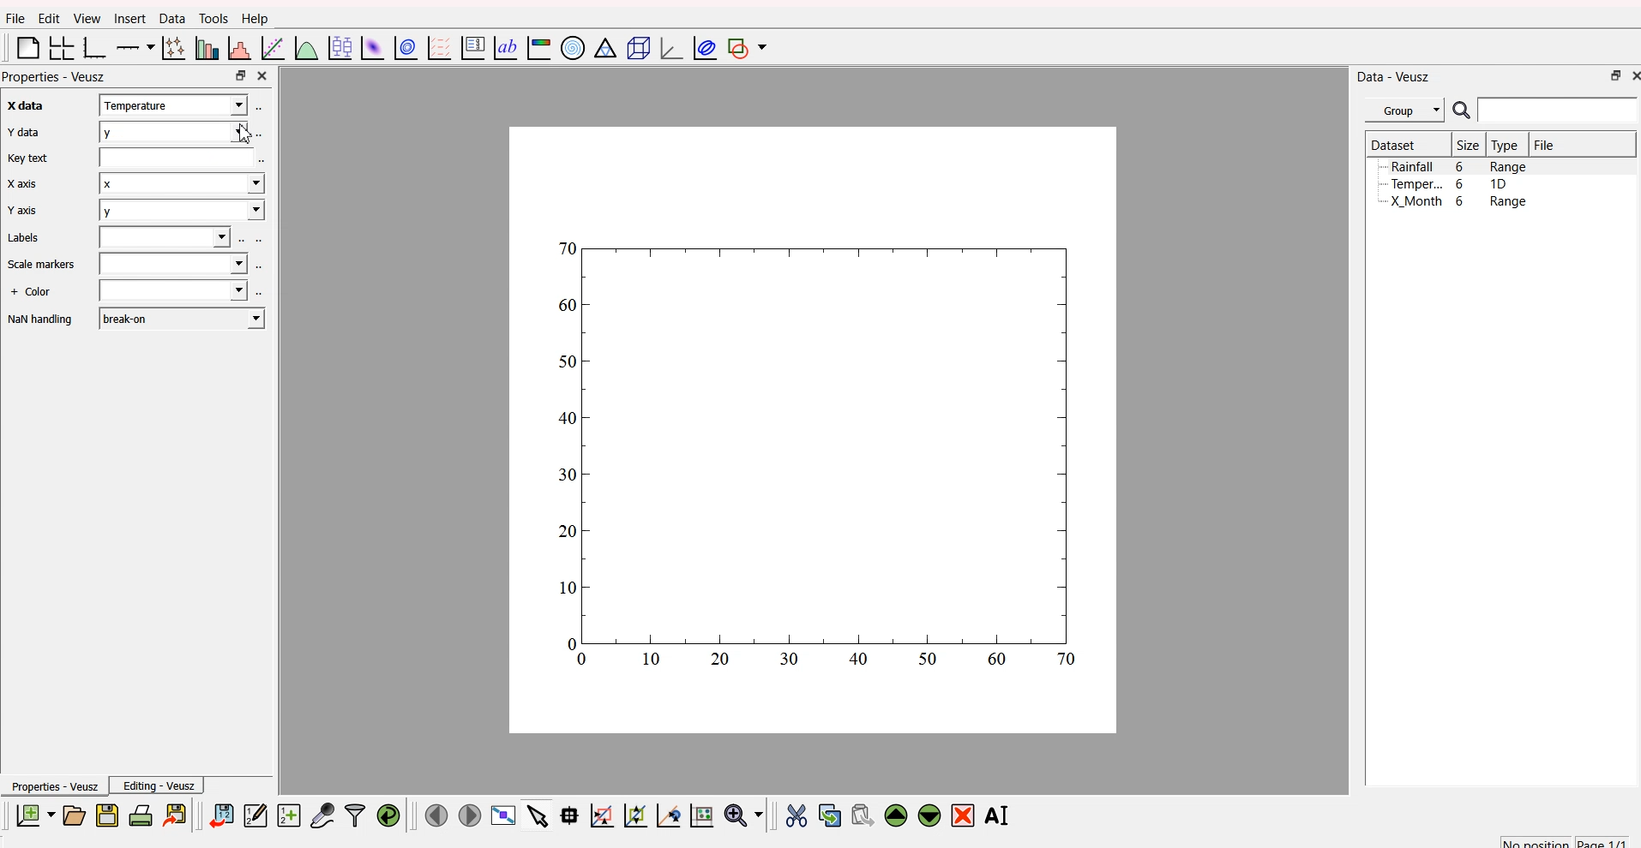  What do you see at coordinates (167, 238) in the screenshot?
I see `field` at bounding box center [167, 238].